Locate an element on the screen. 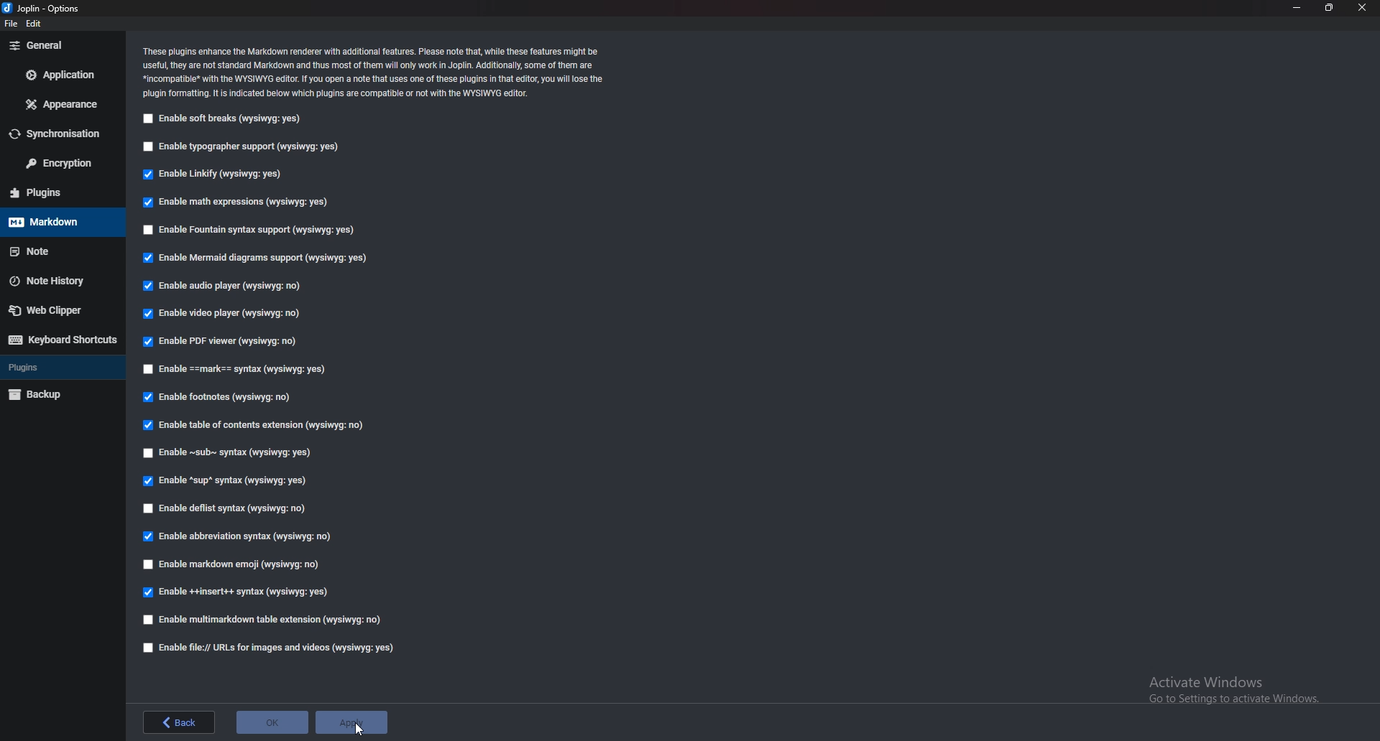 This screenshot has height=741, width=1380. enable abbreviations syntax is located at coordinates (237, 536).